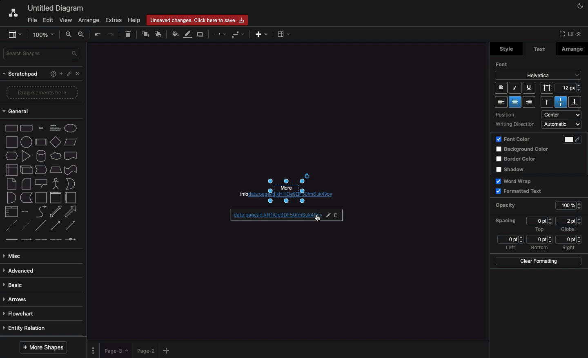 The height and width of the screenshot is (358, 588). I want to click on Arrange, so click(572, 49).